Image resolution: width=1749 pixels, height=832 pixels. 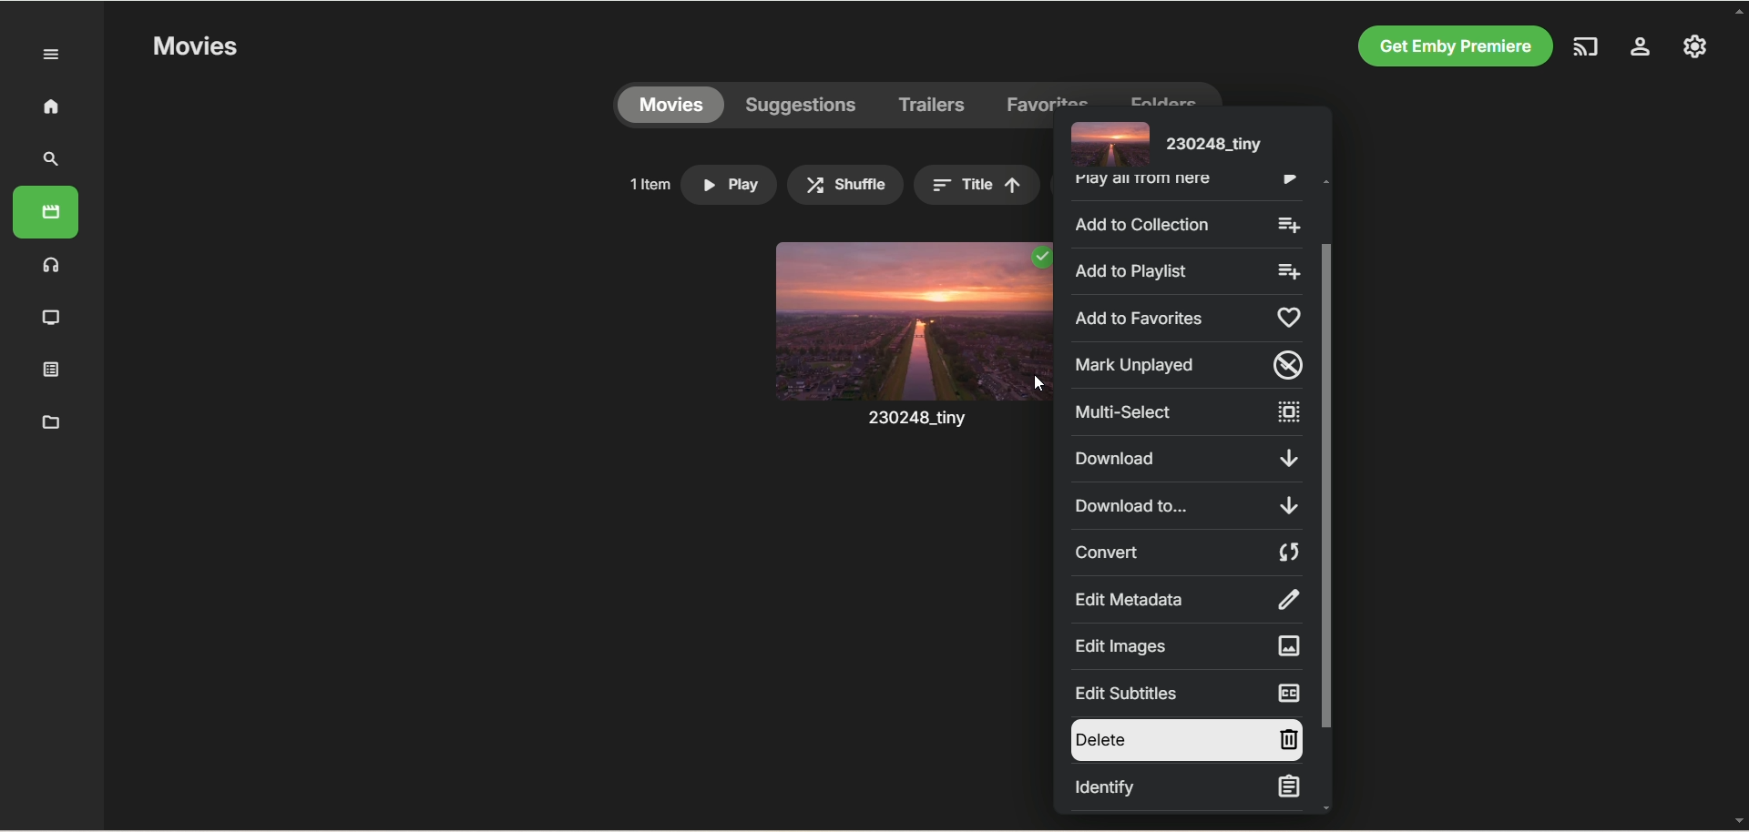 What do you see at coordinates (1184, 645) in the screenshot?
I see `edit images` at bounding box center [1184, 645].